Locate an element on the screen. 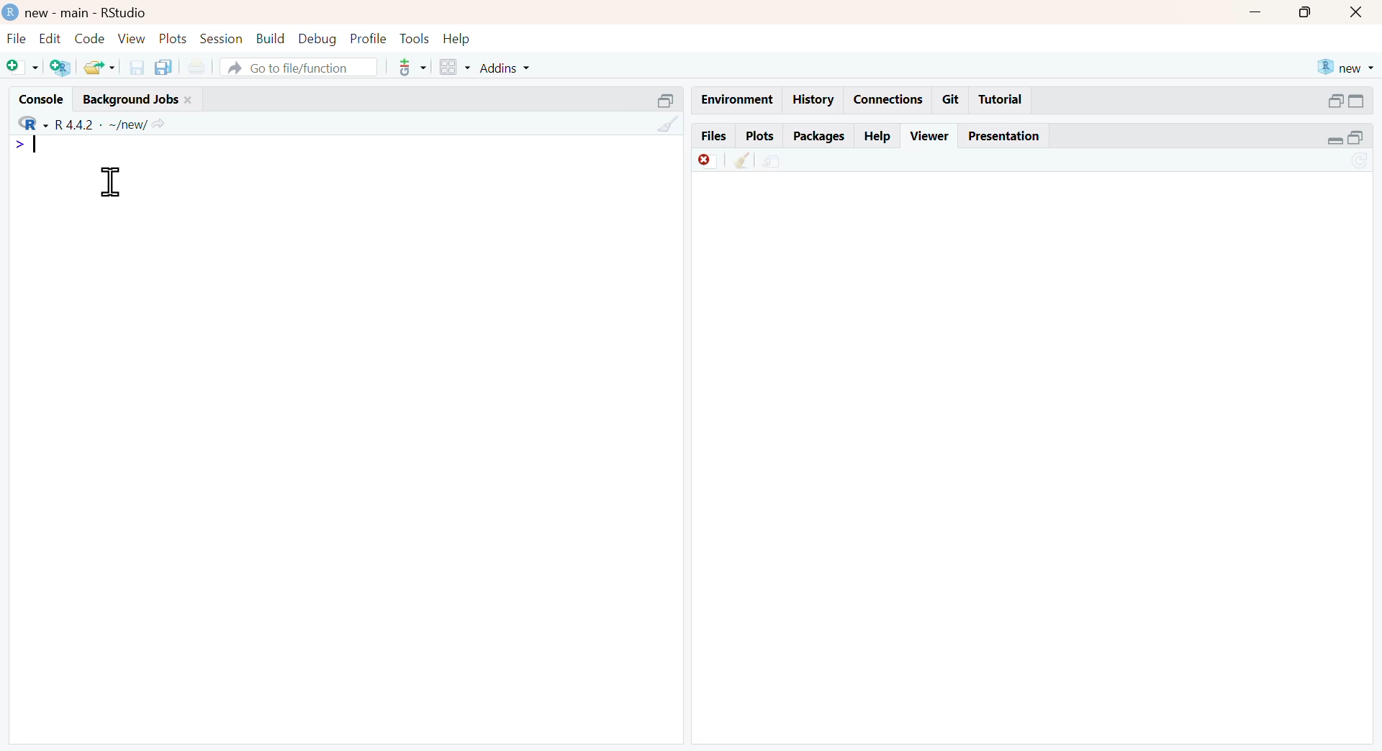 The width and height of the screenshot is (1382, 751). Background jobs is located at coordinates (132, 101).